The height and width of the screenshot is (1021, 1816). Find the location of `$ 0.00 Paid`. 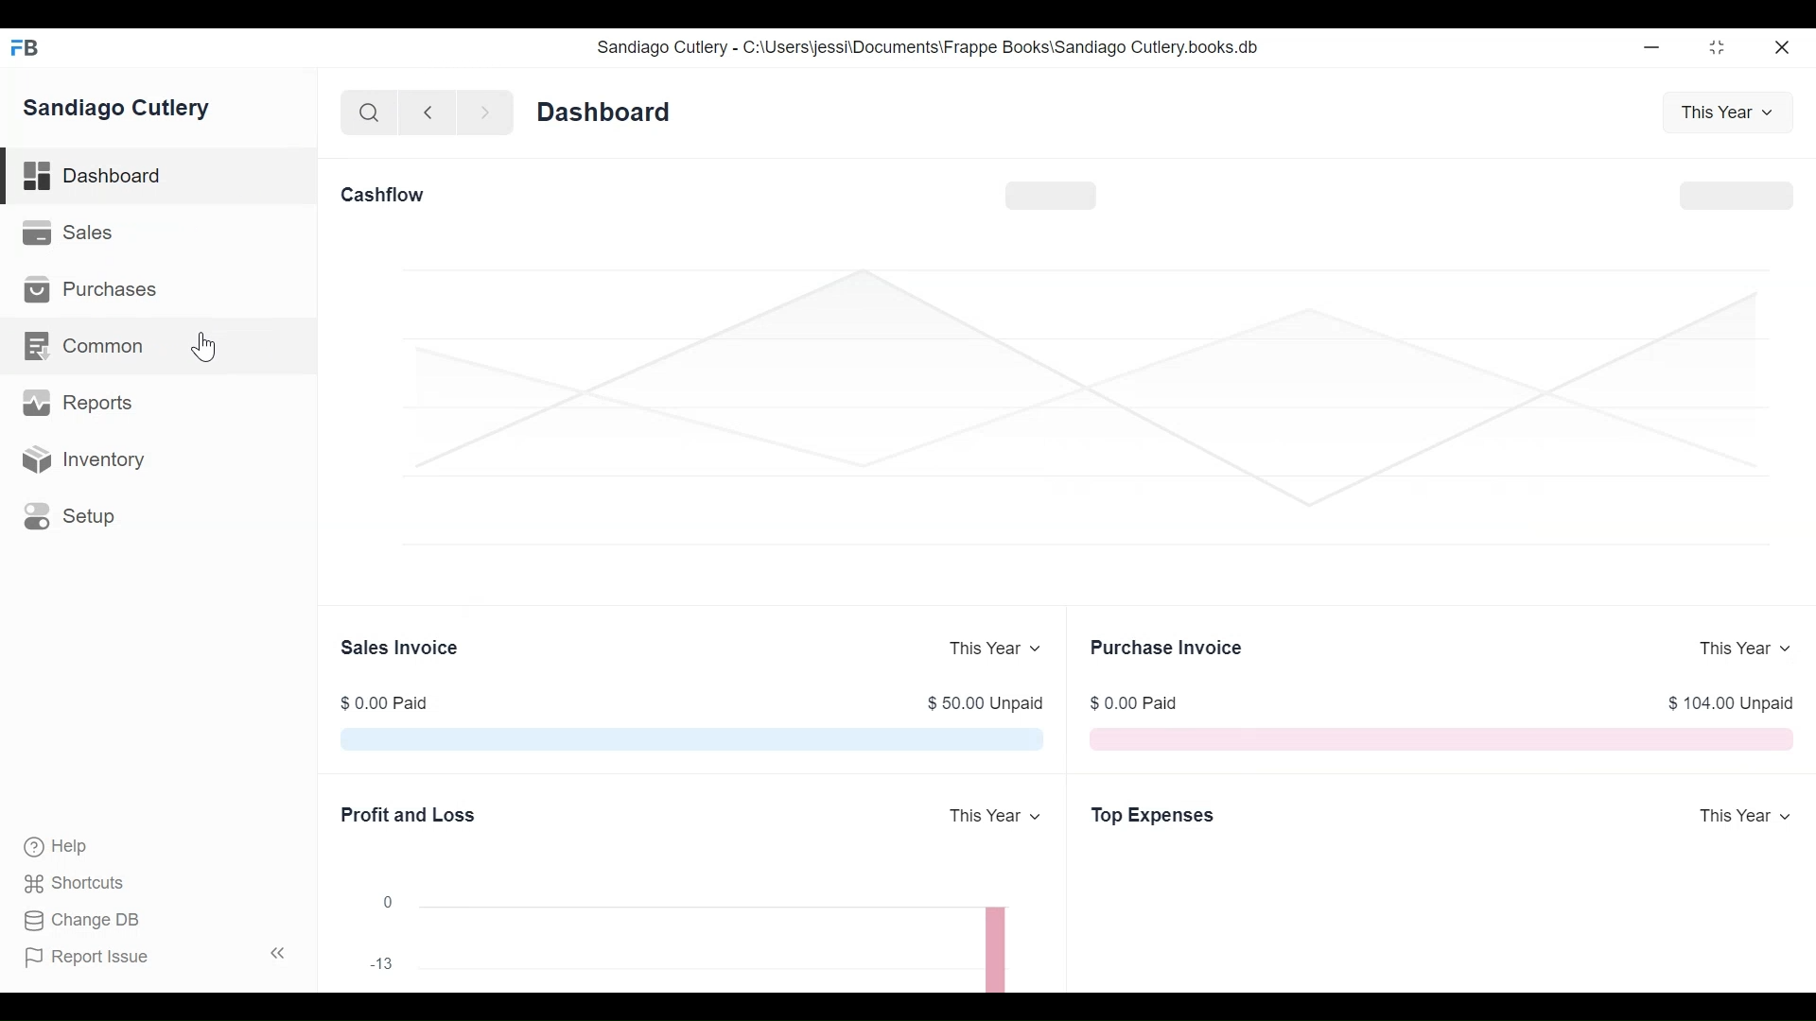

$ 0.00 Paid is located at coordinates (1132, 702).